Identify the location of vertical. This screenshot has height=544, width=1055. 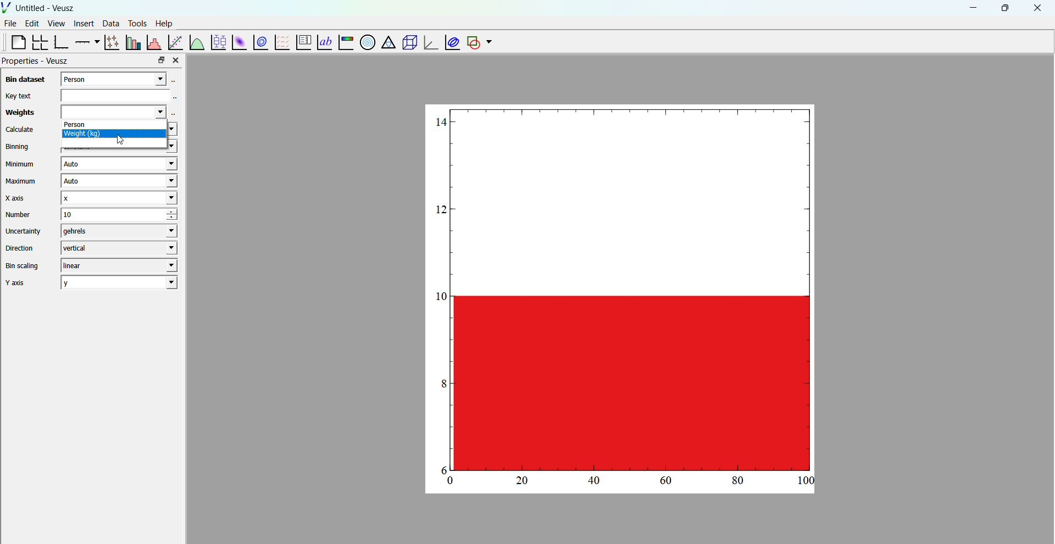
(118, 247).